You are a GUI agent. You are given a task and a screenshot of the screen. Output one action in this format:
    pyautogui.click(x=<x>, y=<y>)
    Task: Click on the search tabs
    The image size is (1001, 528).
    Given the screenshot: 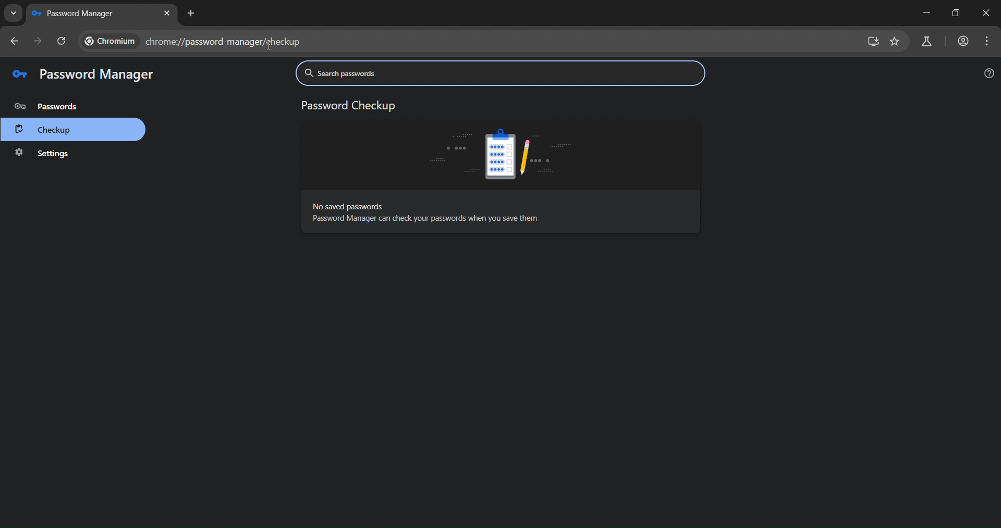 What is the action you would take?
    pyautogui.click(x=12, y=13)
    